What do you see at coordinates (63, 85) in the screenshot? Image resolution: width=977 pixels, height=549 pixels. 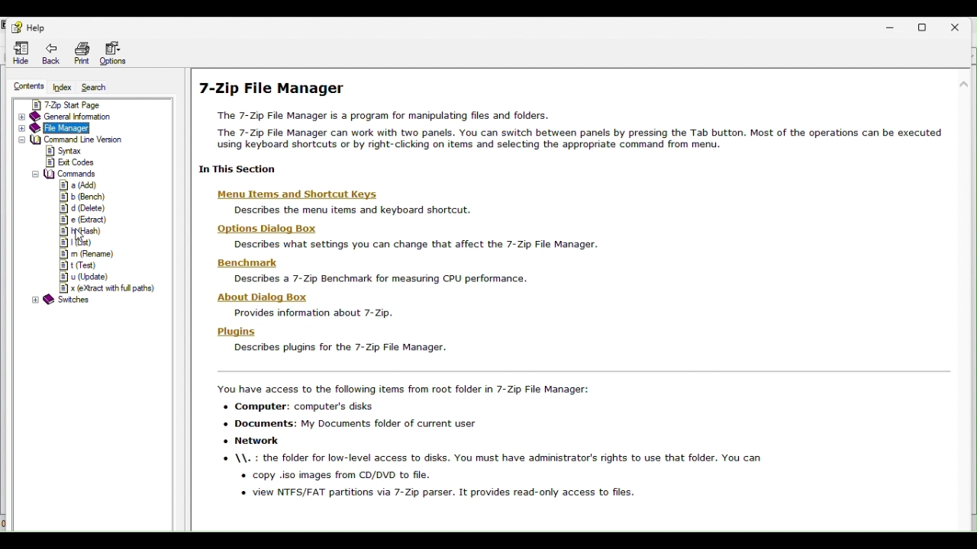 I see `Index` at bounding box center [63, 85].